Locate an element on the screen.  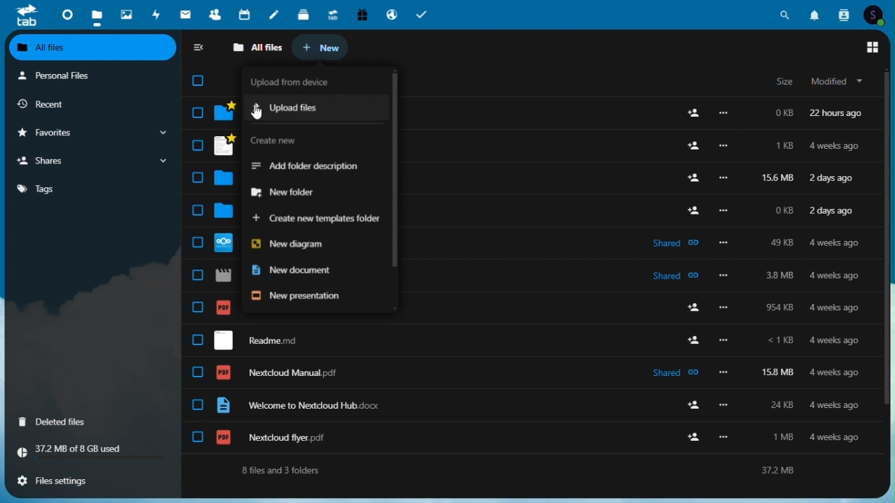
more options is located at coordinates (724, 340).